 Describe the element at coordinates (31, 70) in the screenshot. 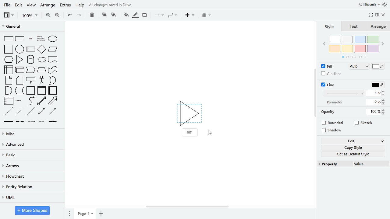

I see `step` at that location.